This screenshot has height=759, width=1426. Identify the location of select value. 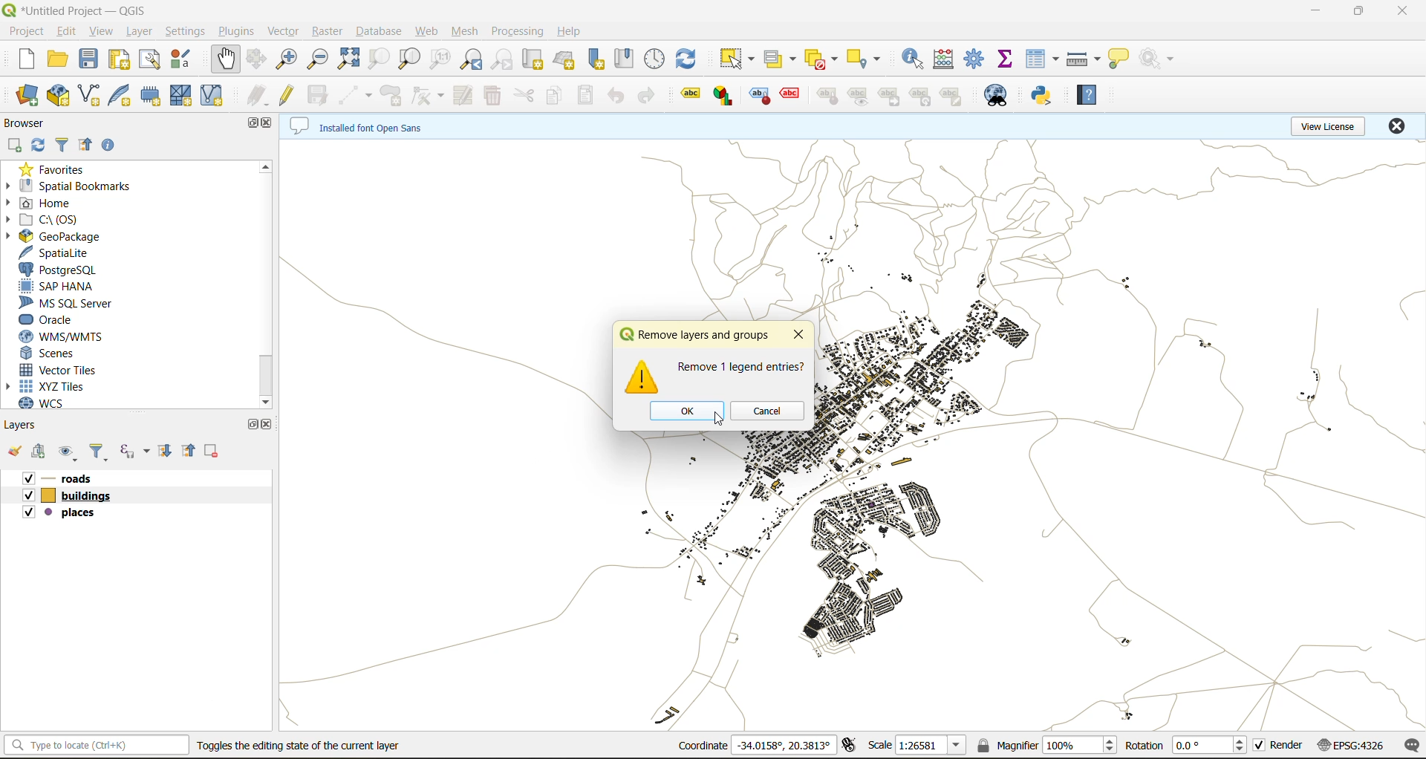
(783, 59).